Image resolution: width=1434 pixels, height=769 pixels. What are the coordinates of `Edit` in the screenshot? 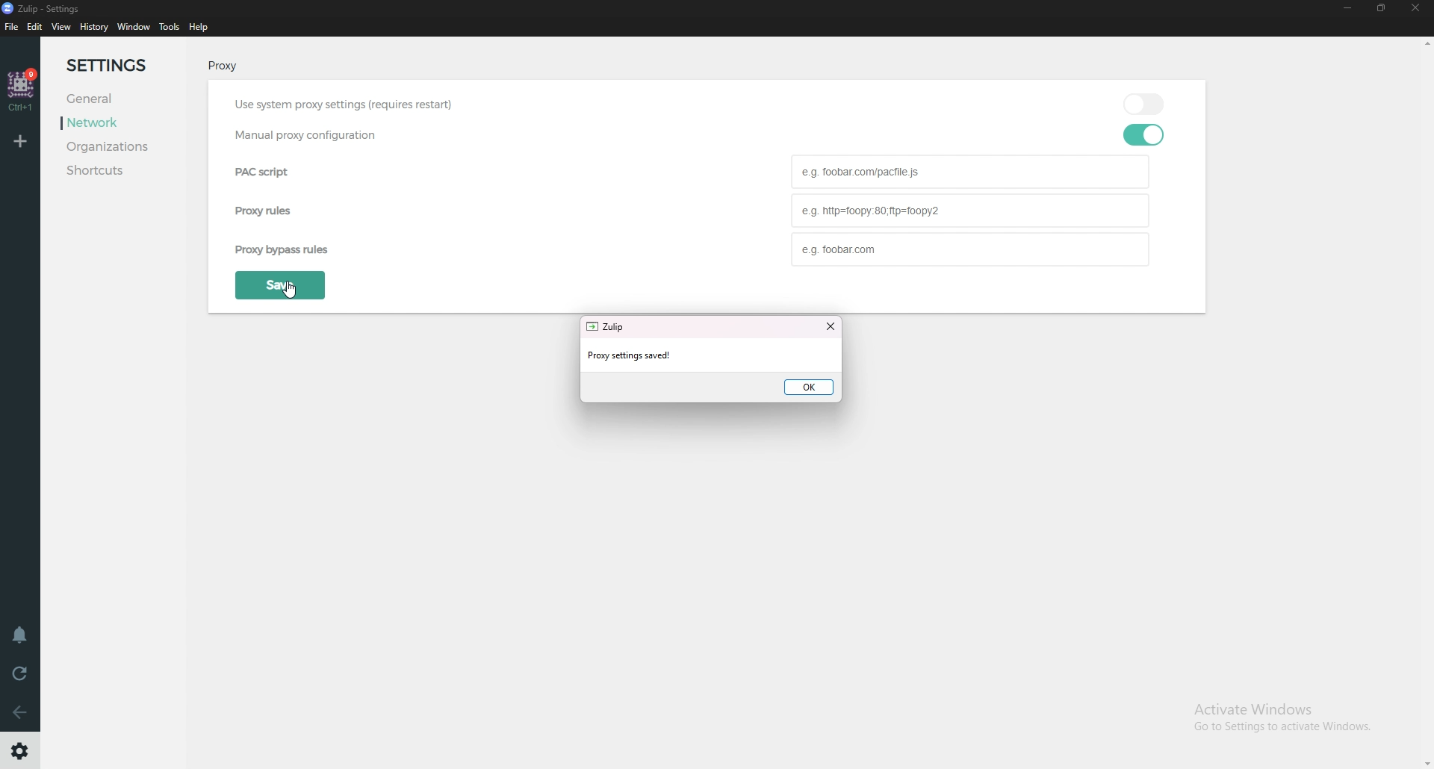 It's located at (36, 28).